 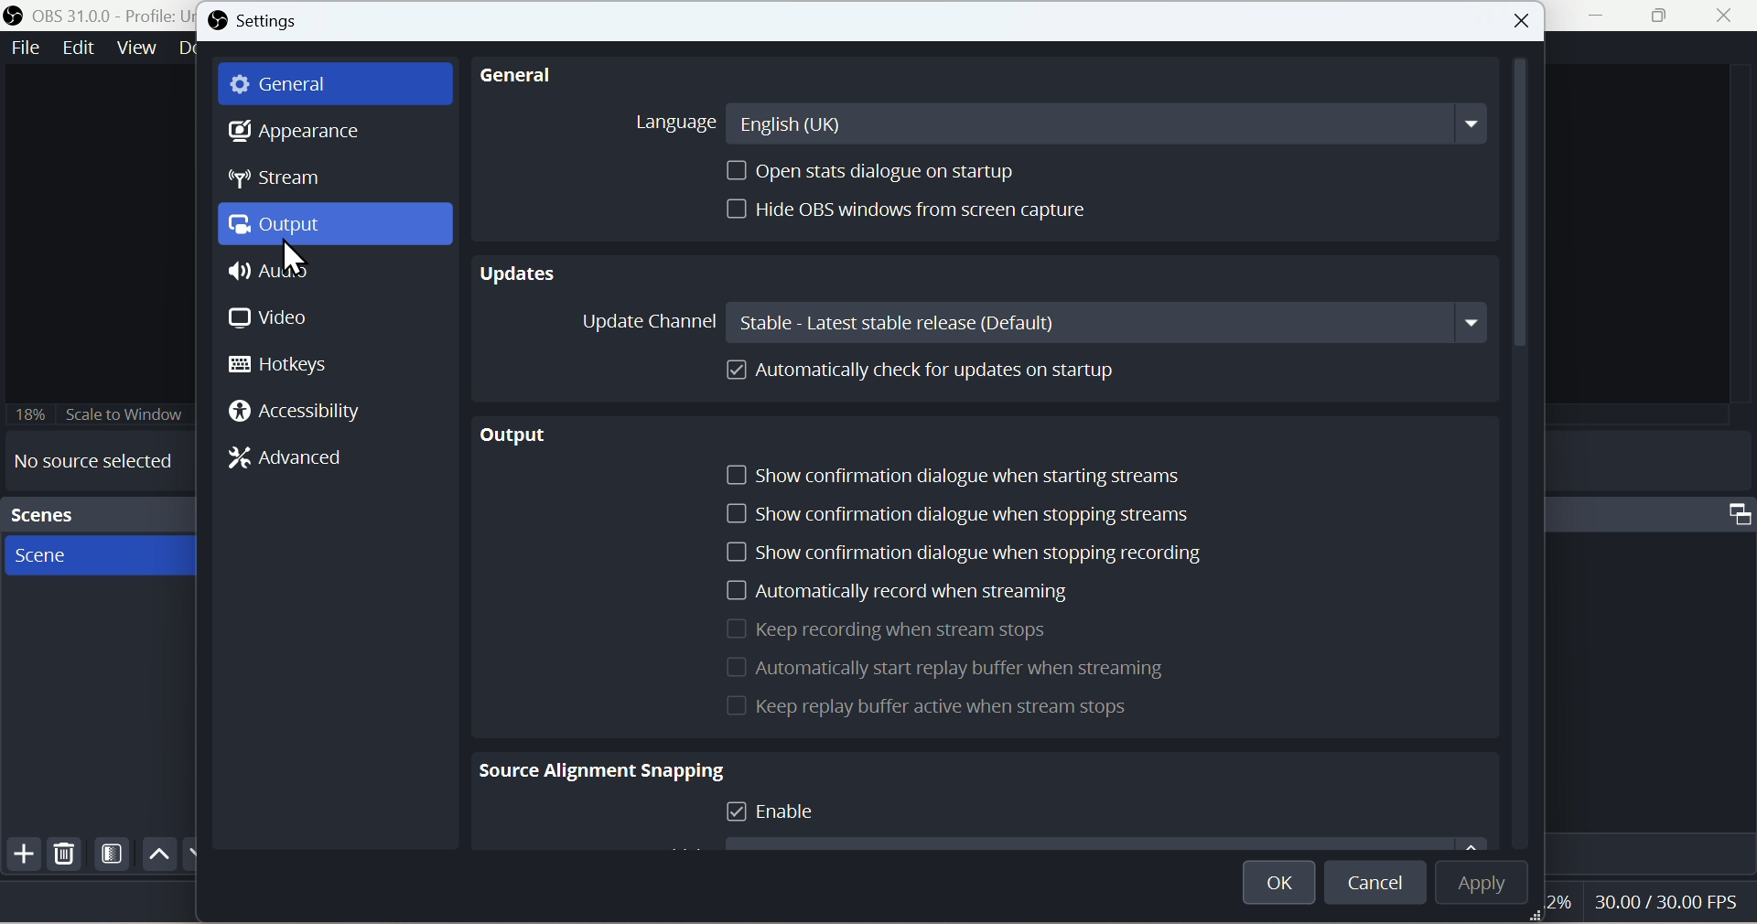 I want to click on Accessi bility, so click(x=306, y=415).